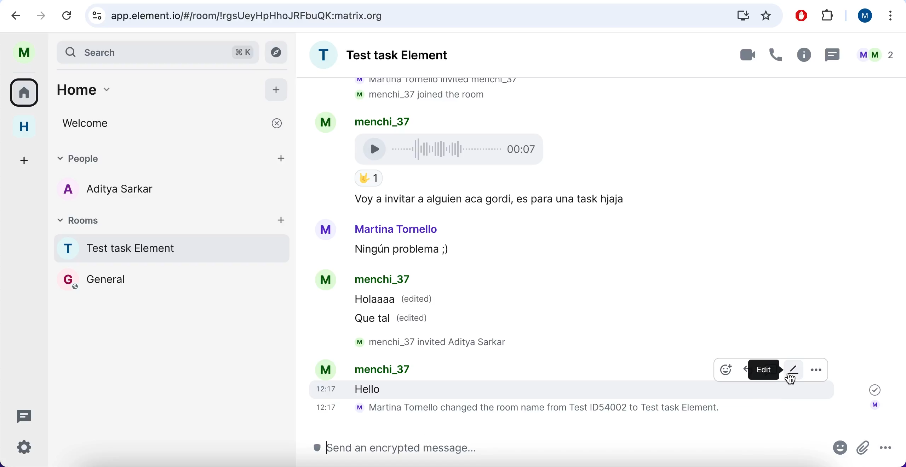  Describe the element at coordinates (29, 52) in the screenshot. I see `user` at that location.